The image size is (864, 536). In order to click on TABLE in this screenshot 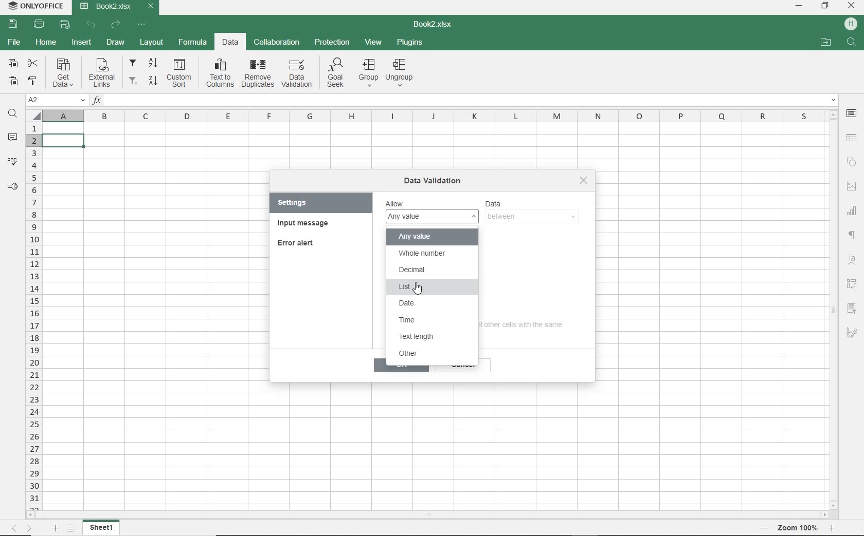, I will do `click(852, 138)`.